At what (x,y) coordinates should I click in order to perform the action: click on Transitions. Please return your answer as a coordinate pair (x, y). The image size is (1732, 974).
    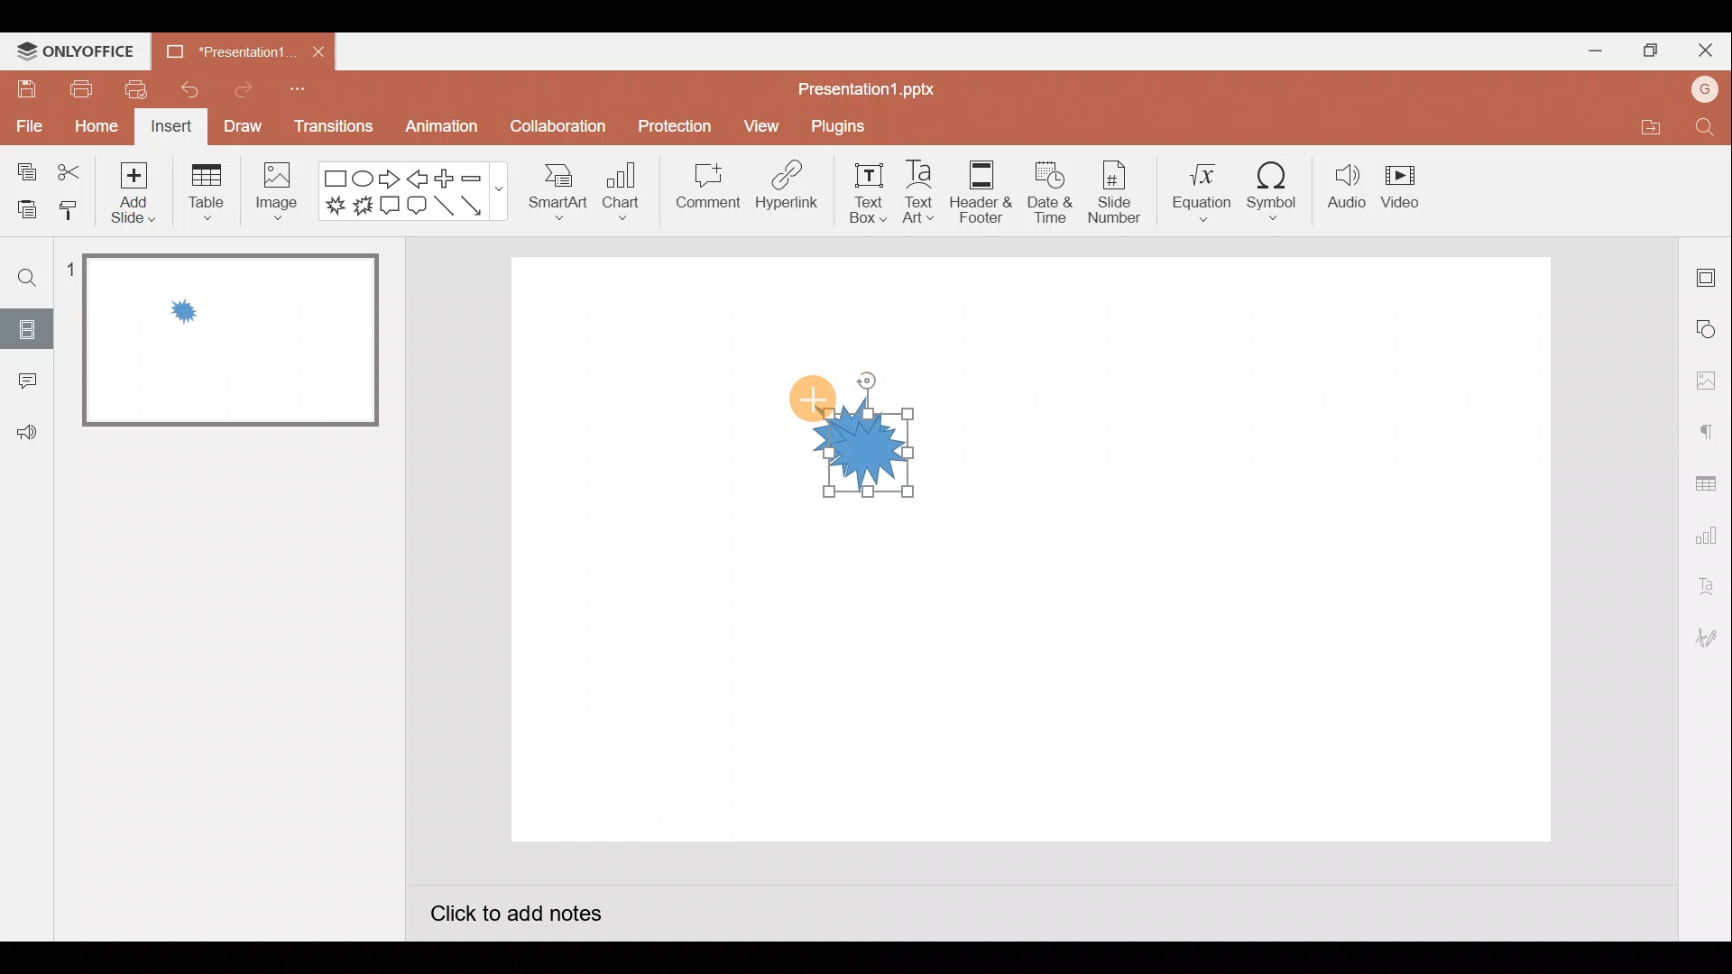
    Looking at the image, I should click on (330, 126).